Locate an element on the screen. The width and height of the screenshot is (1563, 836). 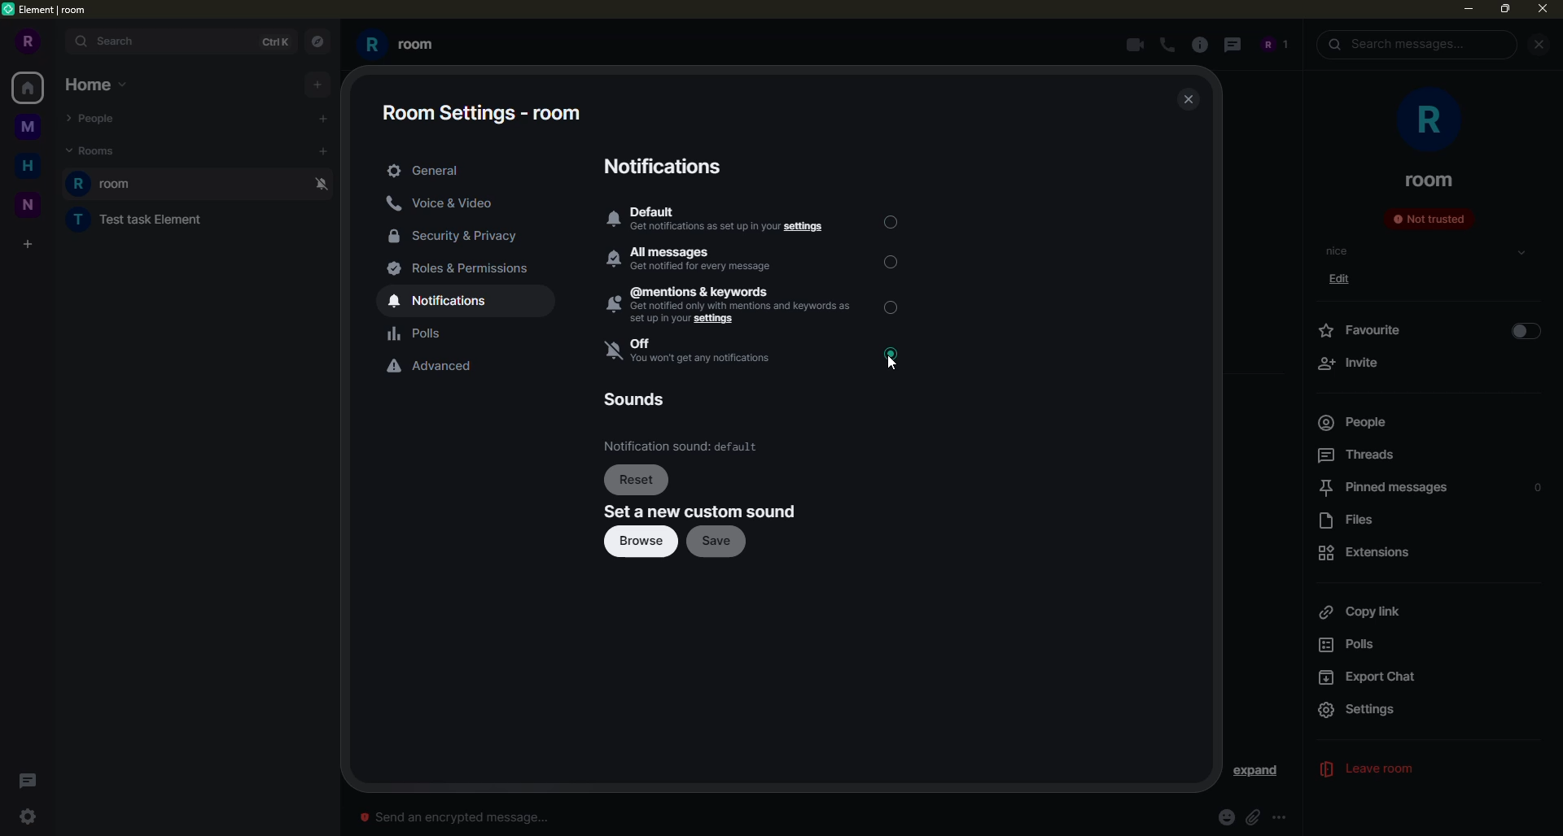
profile pic is located at coordinates (1425, 119).